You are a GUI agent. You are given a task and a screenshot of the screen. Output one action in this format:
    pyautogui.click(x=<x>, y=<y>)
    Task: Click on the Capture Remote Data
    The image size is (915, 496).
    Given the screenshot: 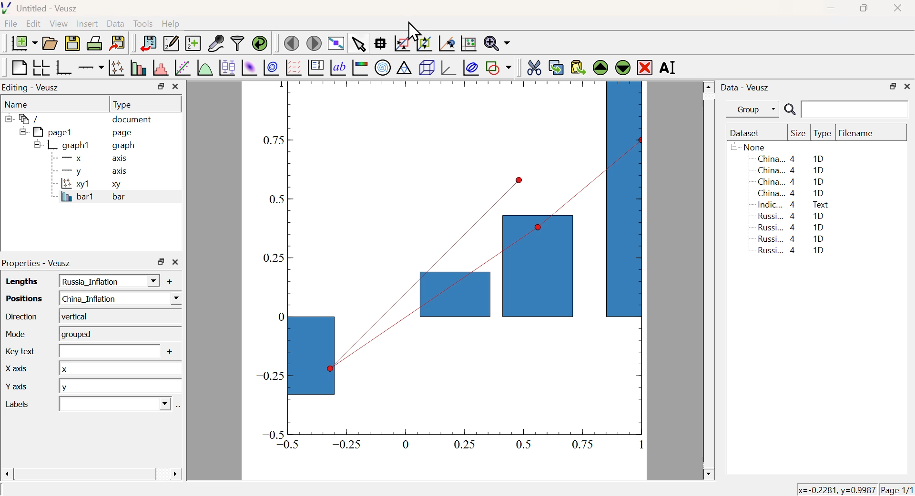 What is the action you would take?
    pyautogui.click(x=216, y=42)
    